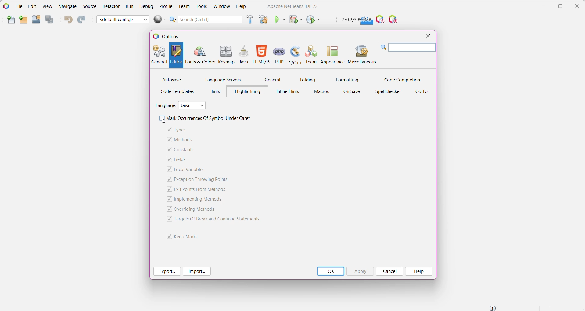 This screenshot has width=585, height=311. What do you see at coordinates (295, 55) in the screenshot?
I see `C/C++` at bounding box center [295, 55].